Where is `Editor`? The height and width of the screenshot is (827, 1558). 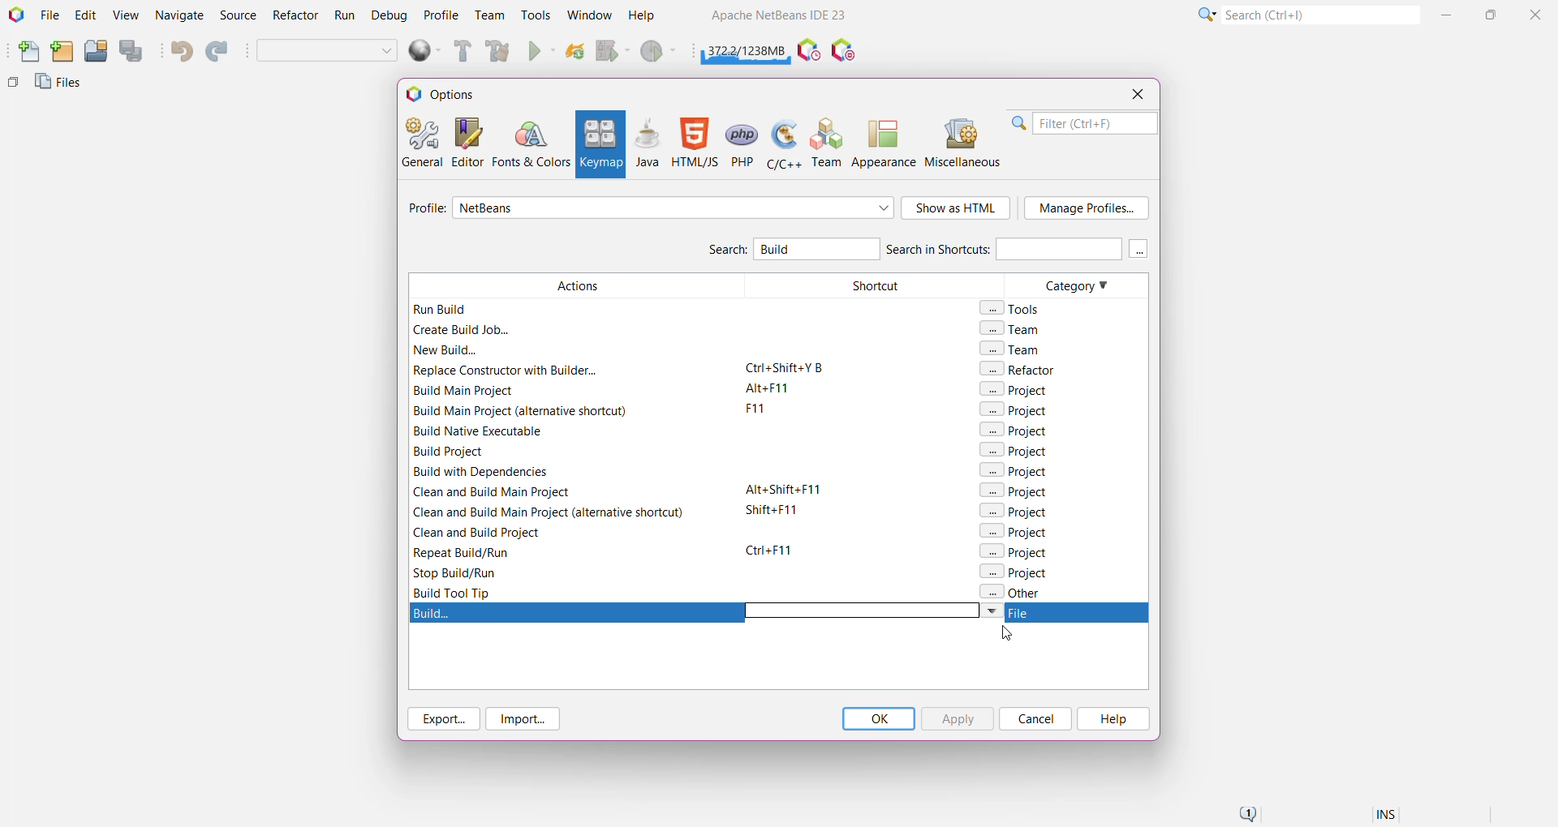 Editor is located at coordinates (464, 142).